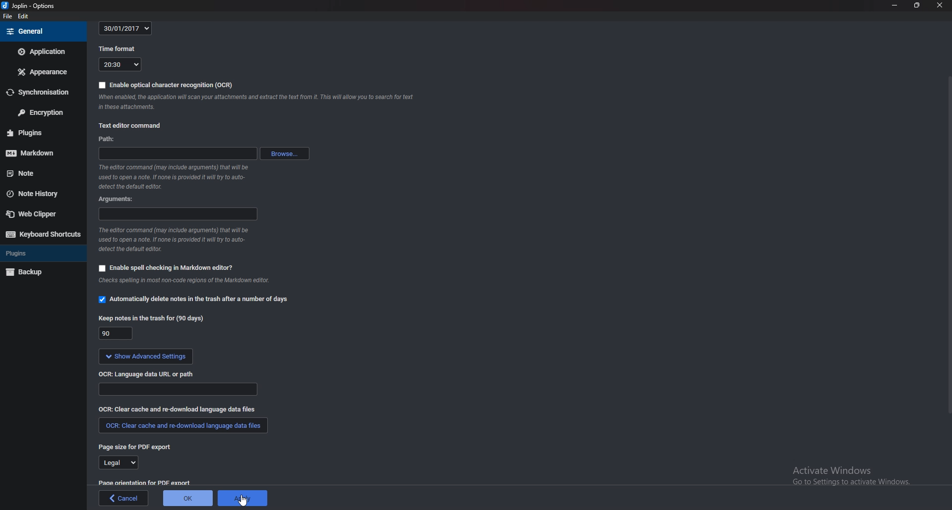 Image resolution: width=952 pixels, height=510 pixels. What do you see at coordinates (42, 253) in the screenshot?
I see `Plugins` at bounding box center [42, 253].